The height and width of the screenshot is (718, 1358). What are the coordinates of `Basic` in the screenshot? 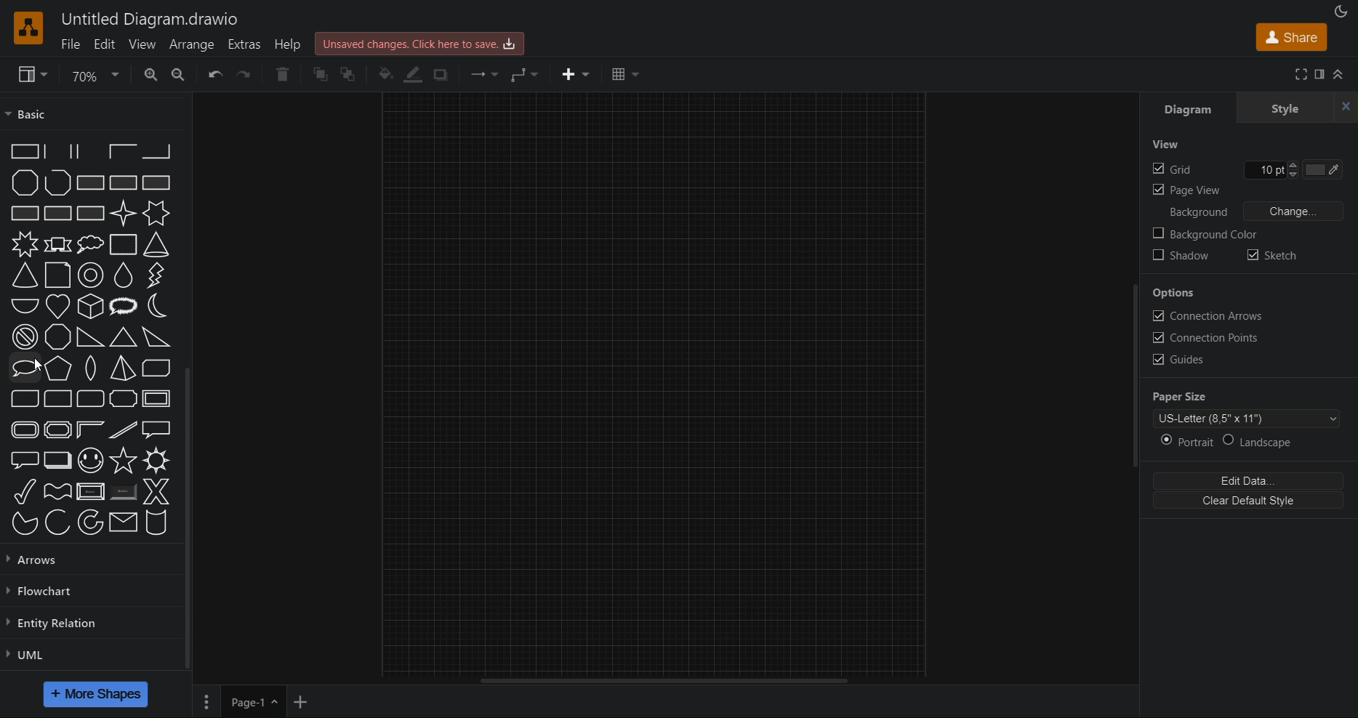 It's located at (32, 113).